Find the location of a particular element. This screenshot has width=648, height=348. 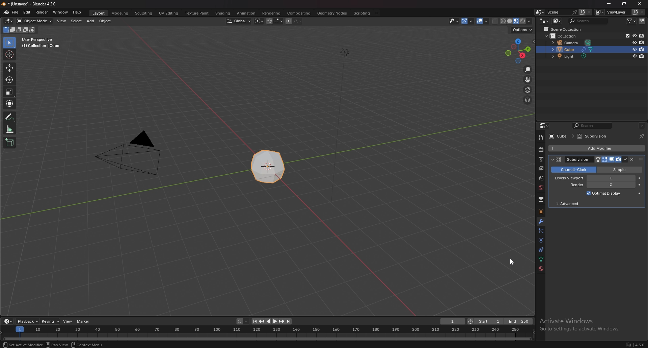

overlay is located at coordinates (484, 21).